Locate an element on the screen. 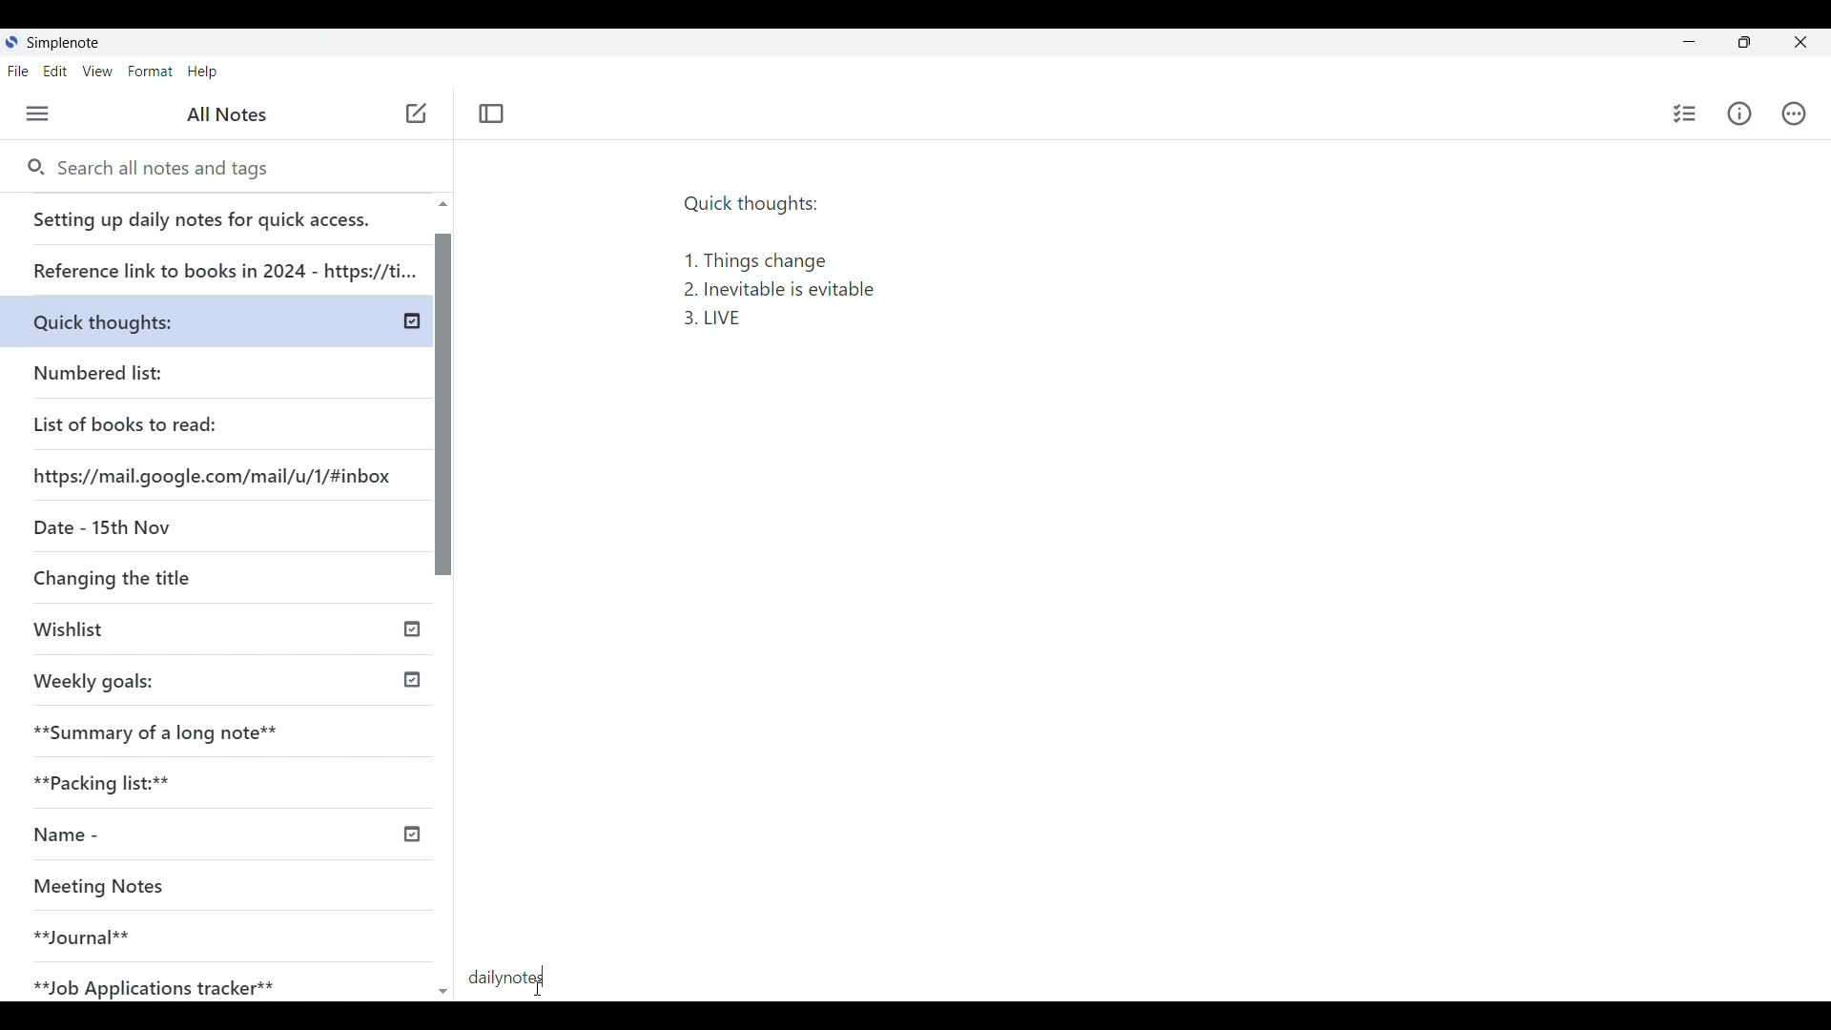 This screenshot has width=1831, height=1030. View menu is located at coordinates (97, 72).